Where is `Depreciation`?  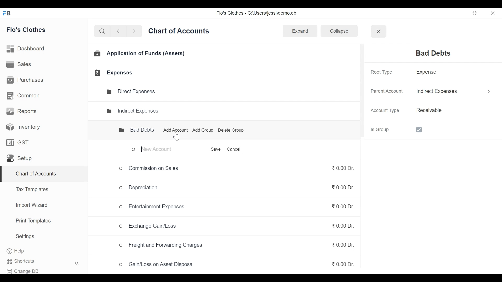 Depreciation is located at coordinates (136, 187).